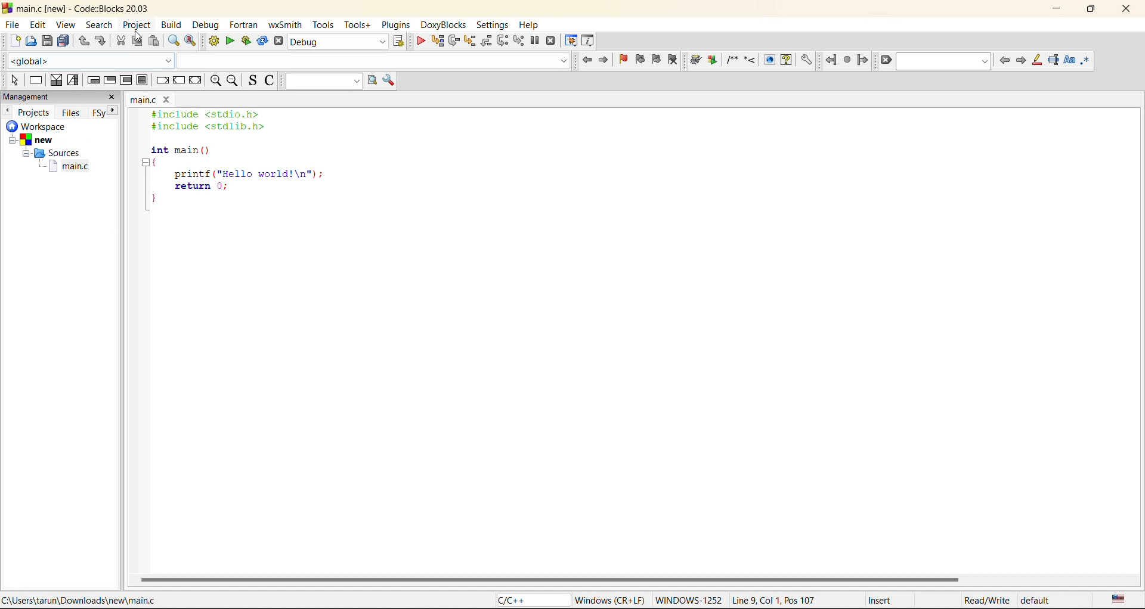  What do you see at coordinates (1070, 60) in the screenshot?
I see `match case` at bounding box center [1070, 60].